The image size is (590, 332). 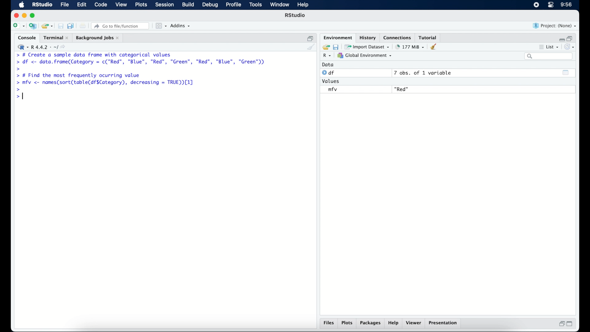 What do you see at coordinates (368, 46) in the screenshot?
I see `import dataset` at bounding box center [368, 46].